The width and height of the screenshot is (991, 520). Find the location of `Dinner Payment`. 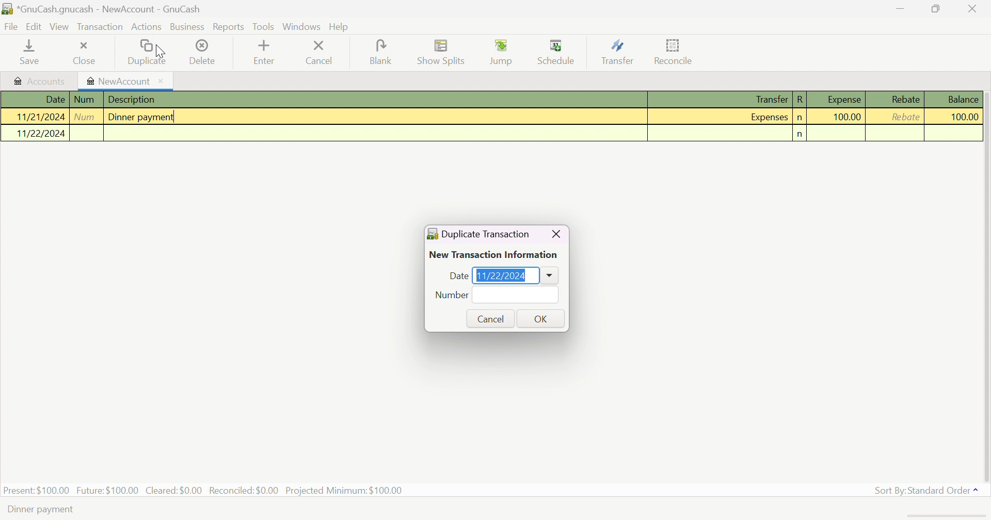

Dinner Payment is located at coordinates (43, 508).